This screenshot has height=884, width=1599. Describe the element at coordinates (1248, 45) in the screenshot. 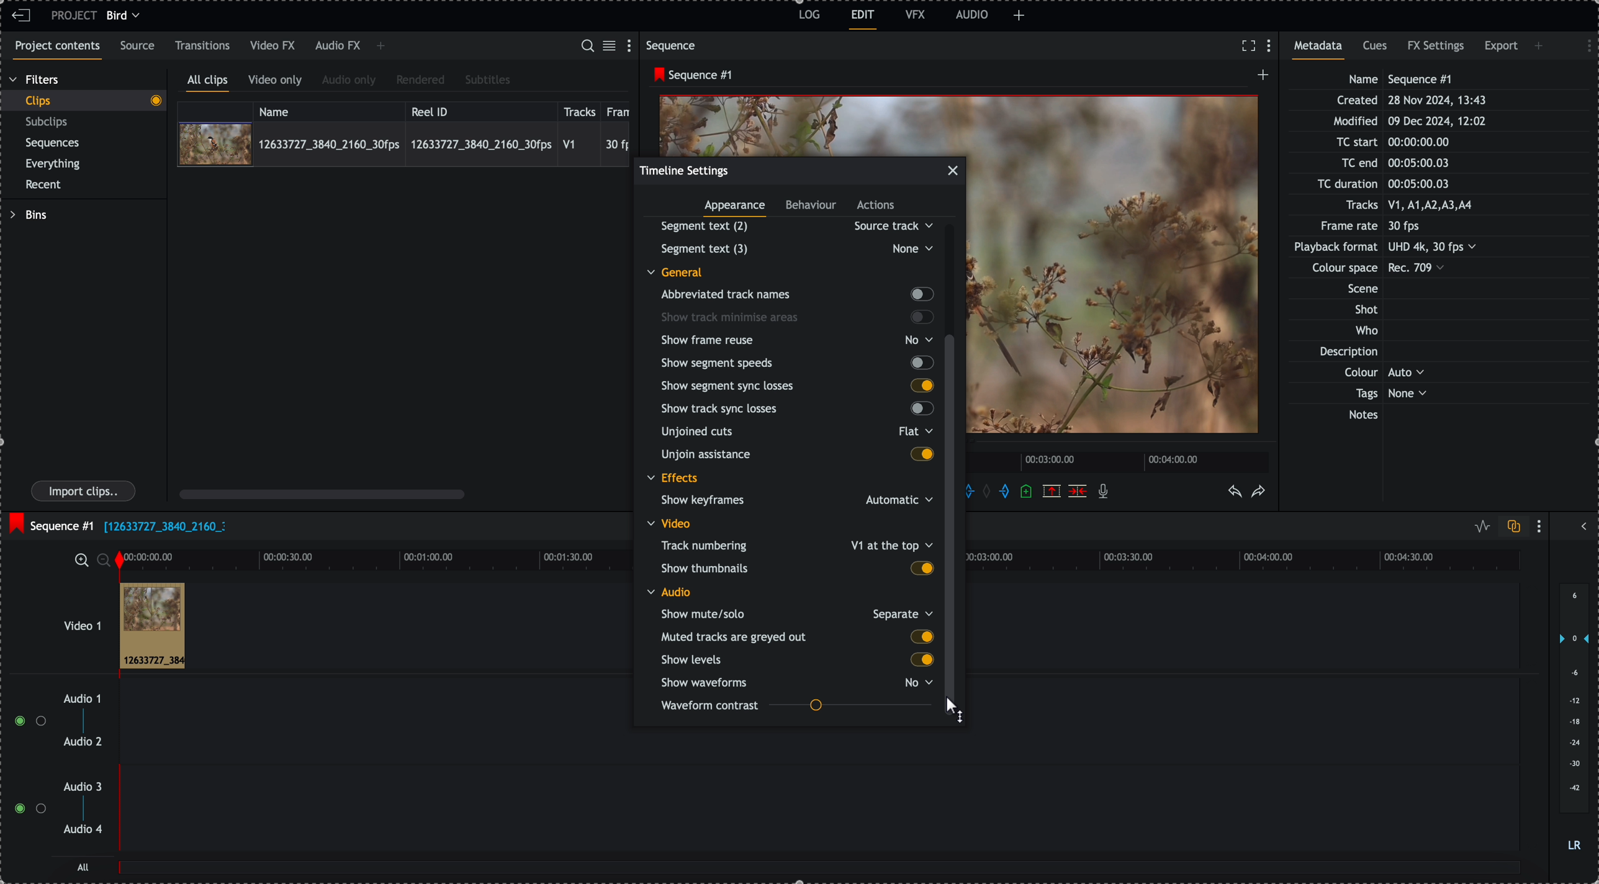

I see `fullscreen` at that location.